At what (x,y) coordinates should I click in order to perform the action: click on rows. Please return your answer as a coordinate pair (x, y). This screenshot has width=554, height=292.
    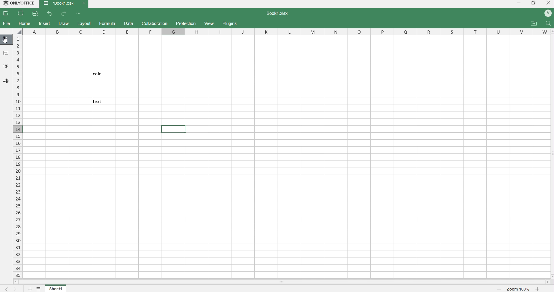
    Looking at the image, I should click on (18, 156).